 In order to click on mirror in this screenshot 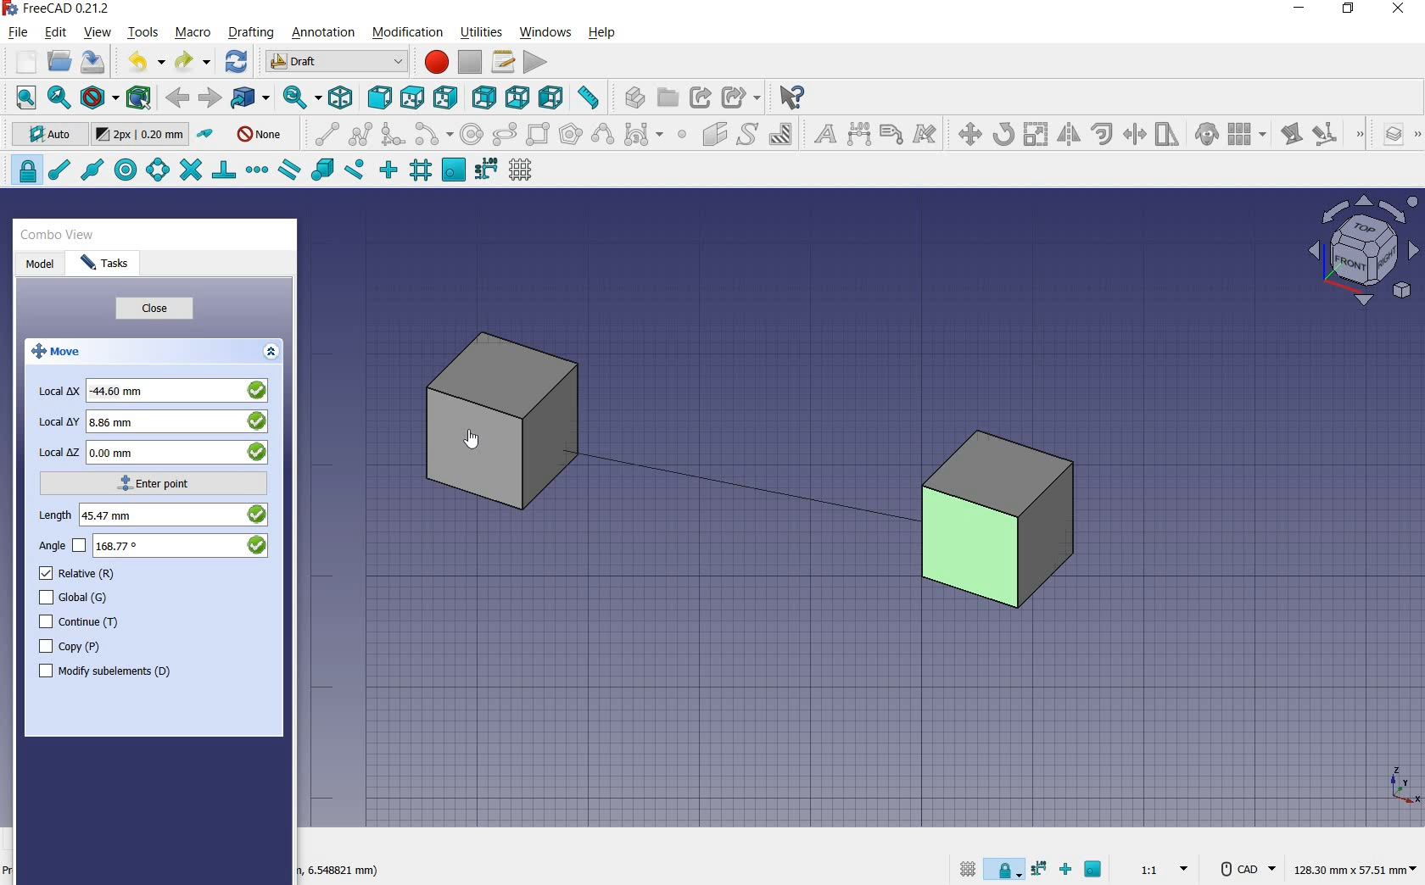, I will do `click(1070, 134)`.